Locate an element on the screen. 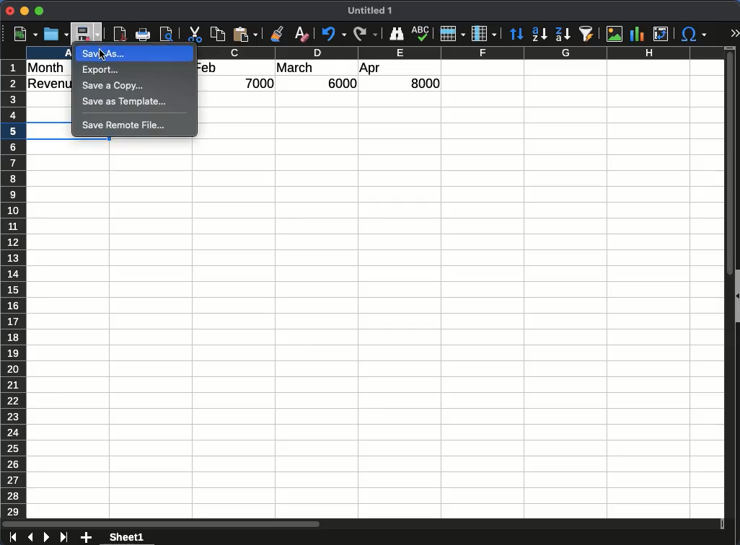 The height and width of the screenshot is (545, 740). special characters is located at coordinates (694, 35).